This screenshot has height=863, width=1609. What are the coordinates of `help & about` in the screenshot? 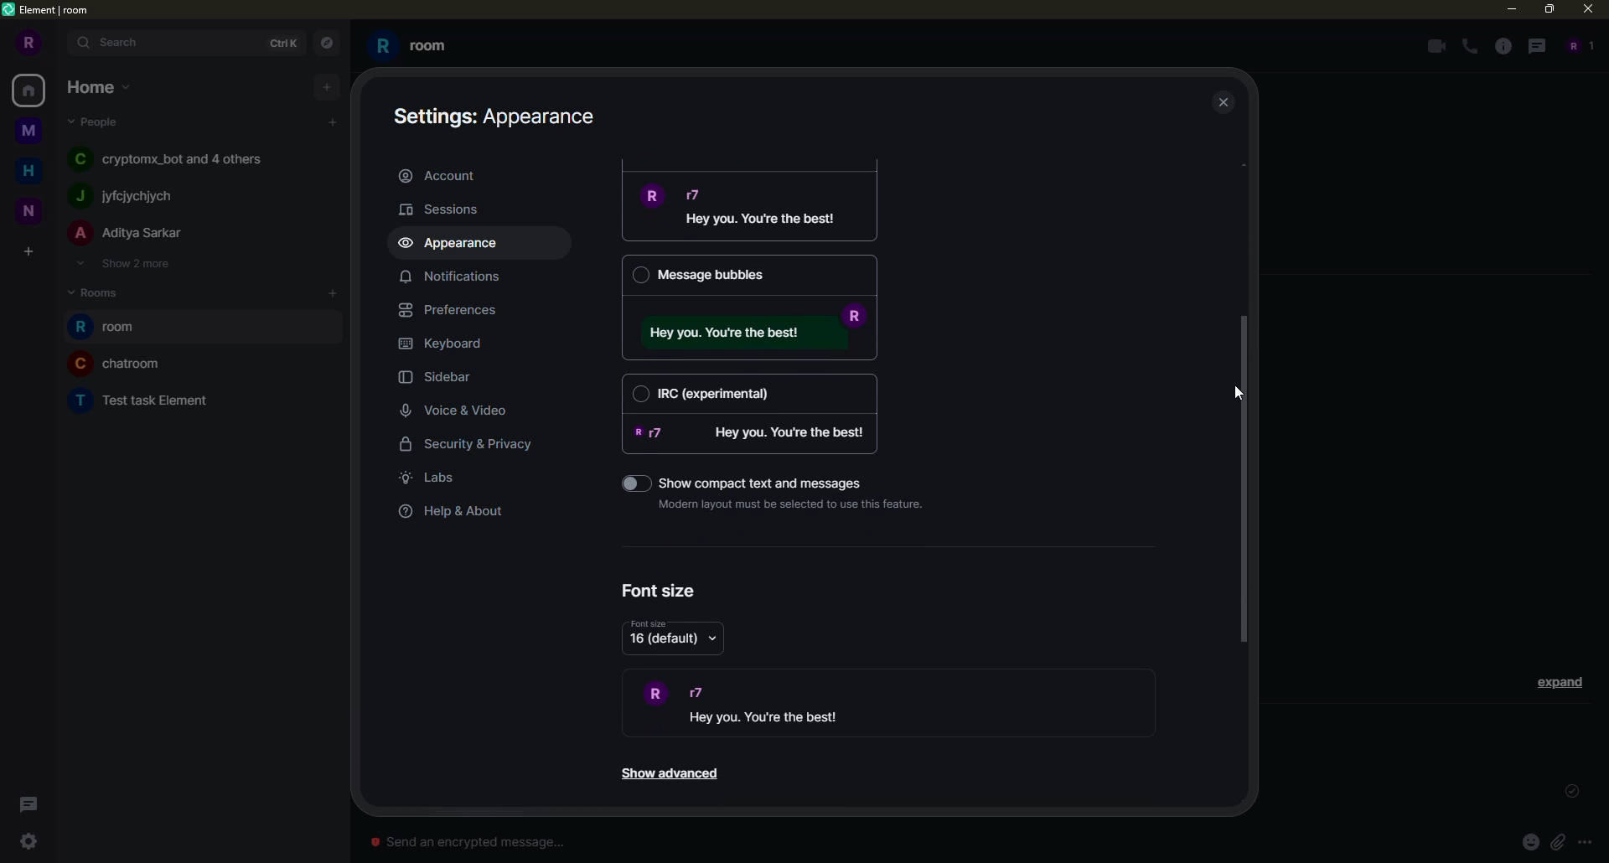 It's located at (453, 512).